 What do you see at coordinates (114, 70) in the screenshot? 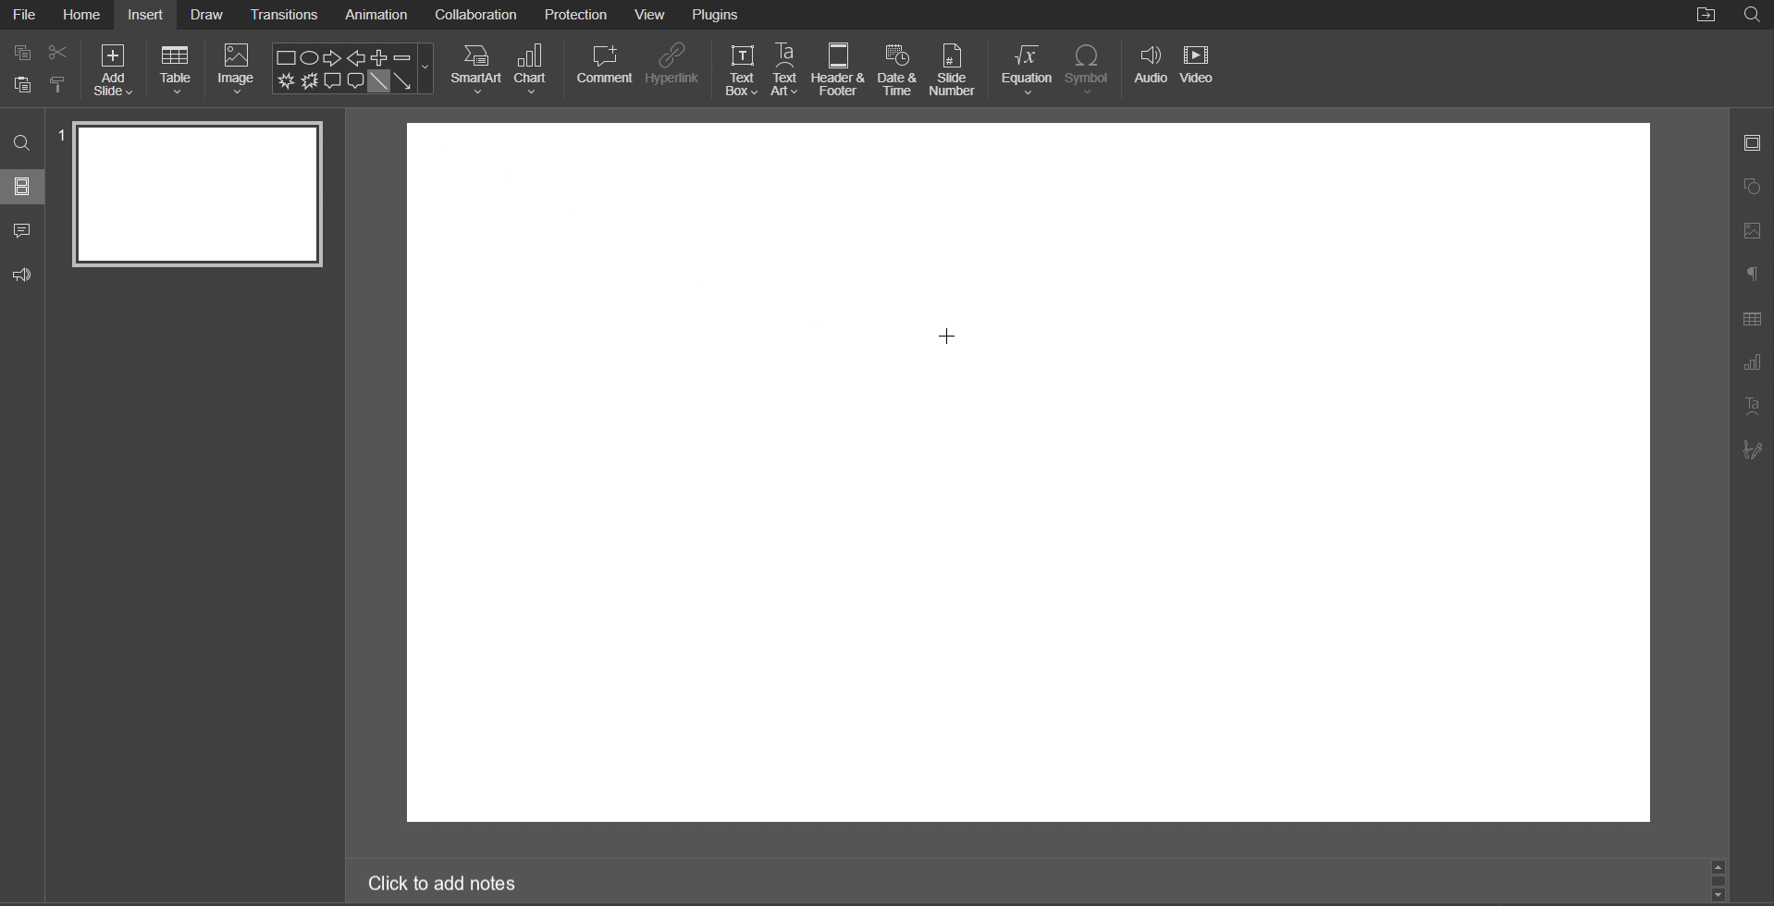
I see `Add Slide` at bounding box center [114, 70].